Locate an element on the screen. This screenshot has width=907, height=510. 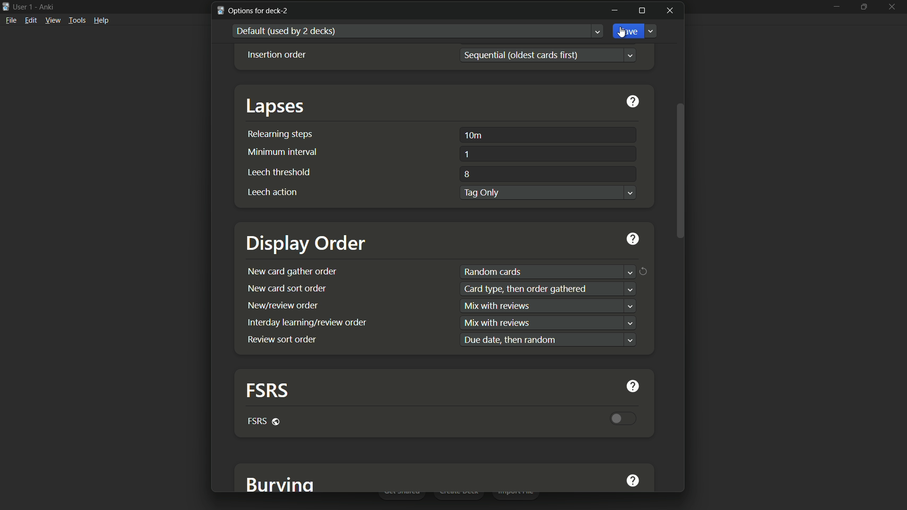
tools menu is located at coordinates (77, 20).